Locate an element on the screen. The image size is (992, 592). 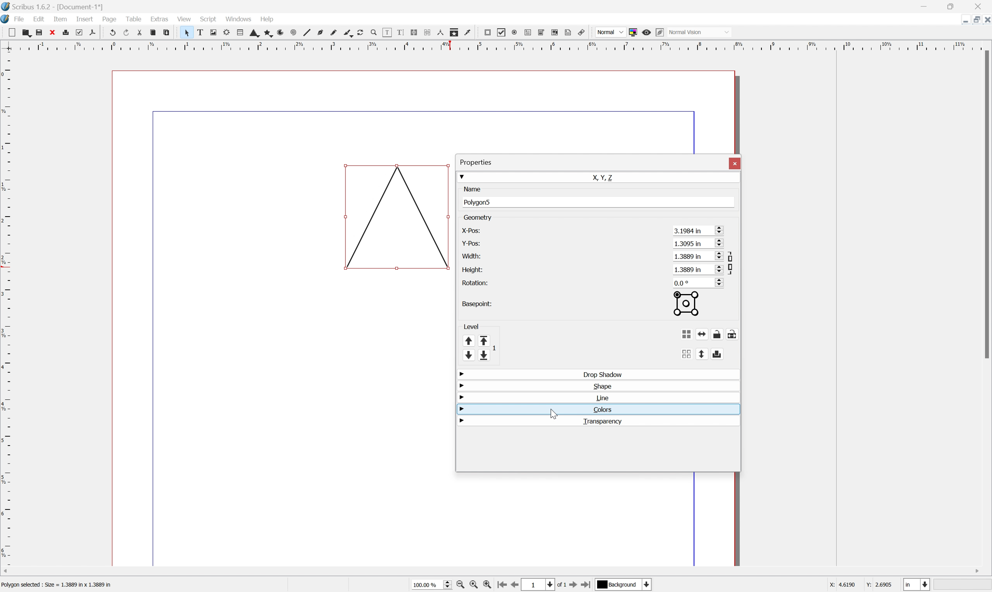
Drop Shadow is located at coordinates (602, 374).